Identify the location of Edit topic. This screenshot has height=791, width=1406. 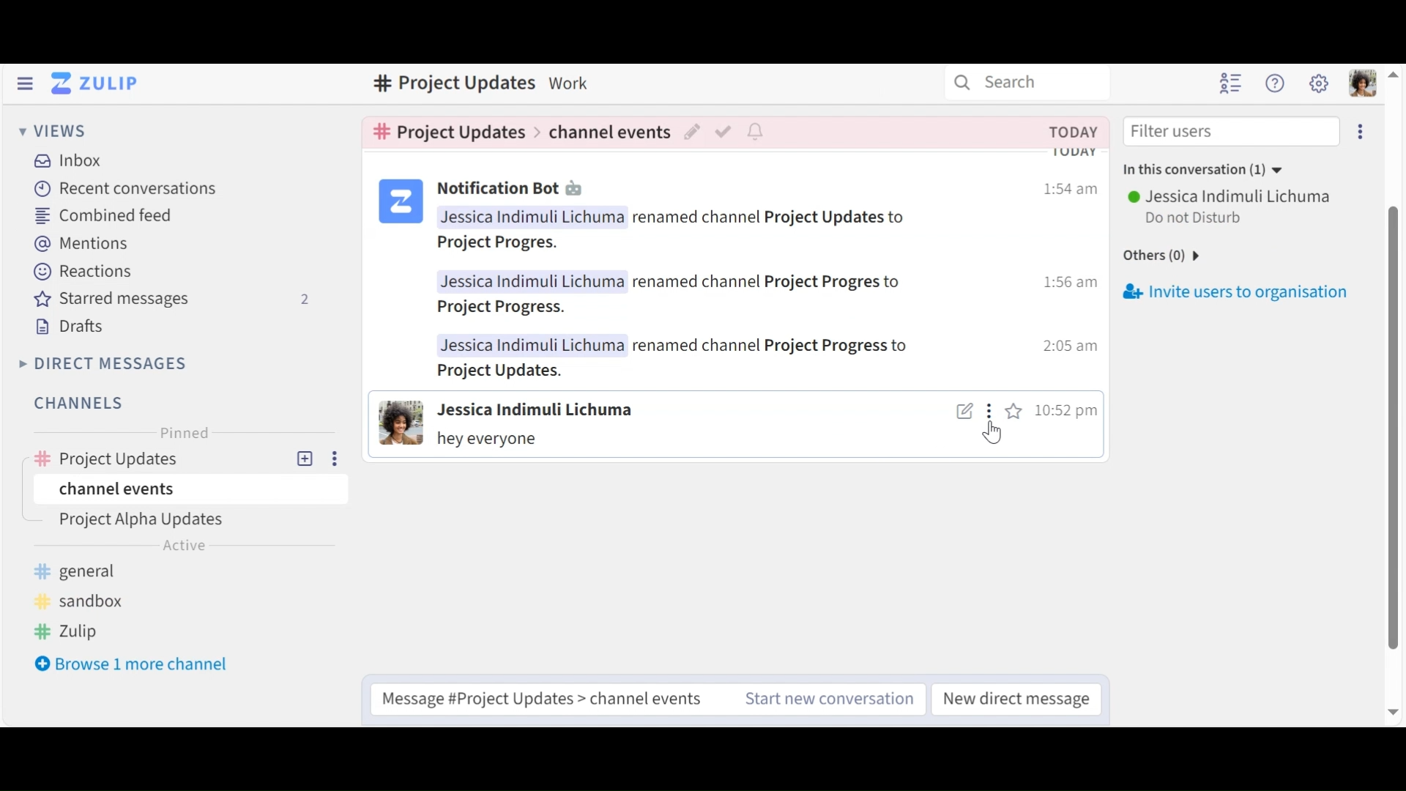
(693, 133).